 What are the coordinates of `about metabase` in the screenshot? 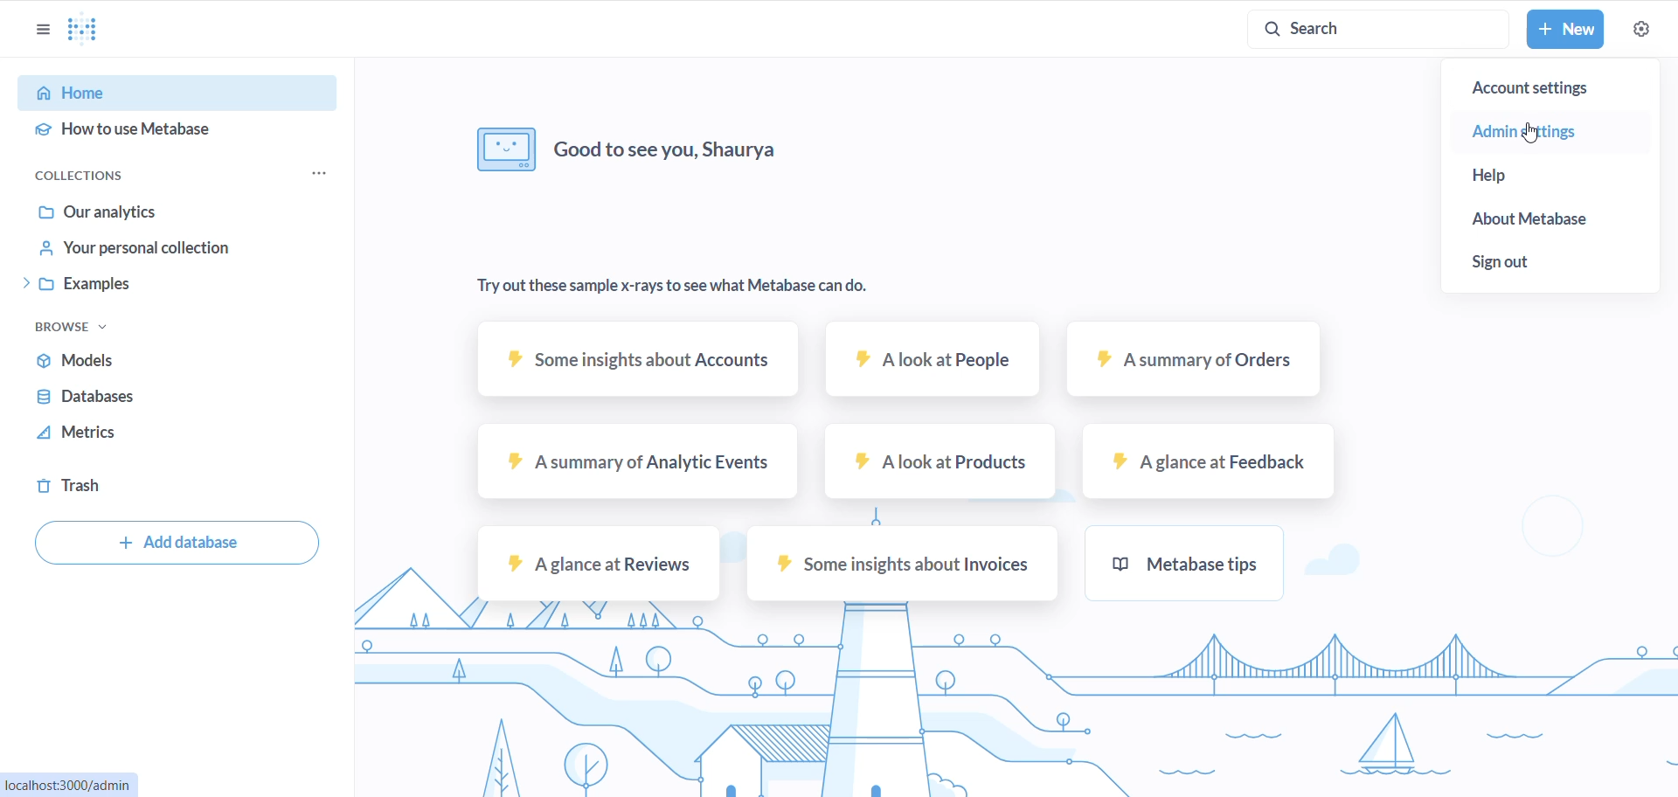 It's located at (1525, 218).